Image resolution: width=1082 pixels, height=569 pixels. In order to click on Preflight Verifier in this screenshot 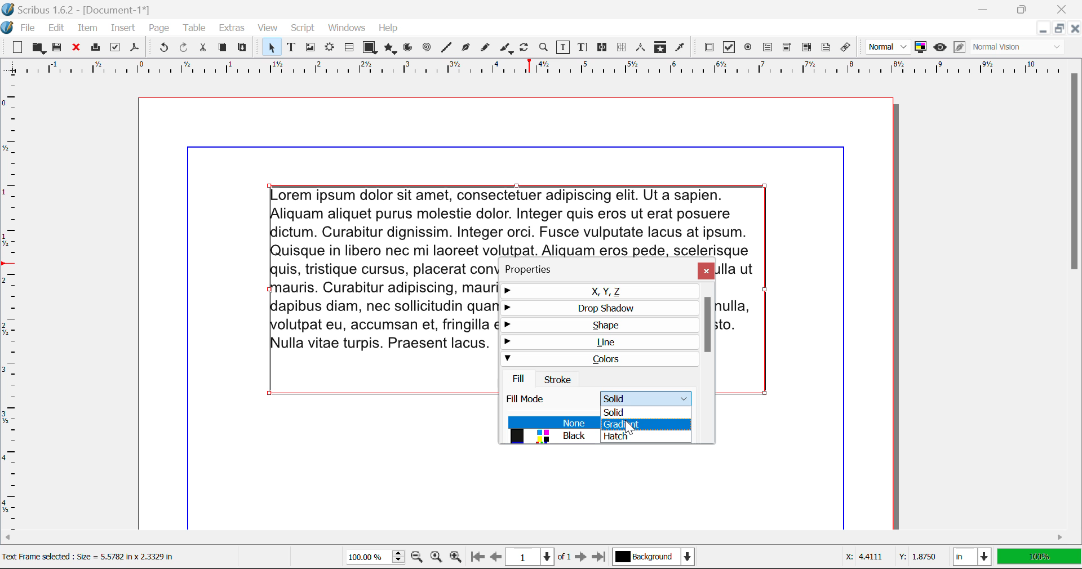, I will do `click(115, 49)`.